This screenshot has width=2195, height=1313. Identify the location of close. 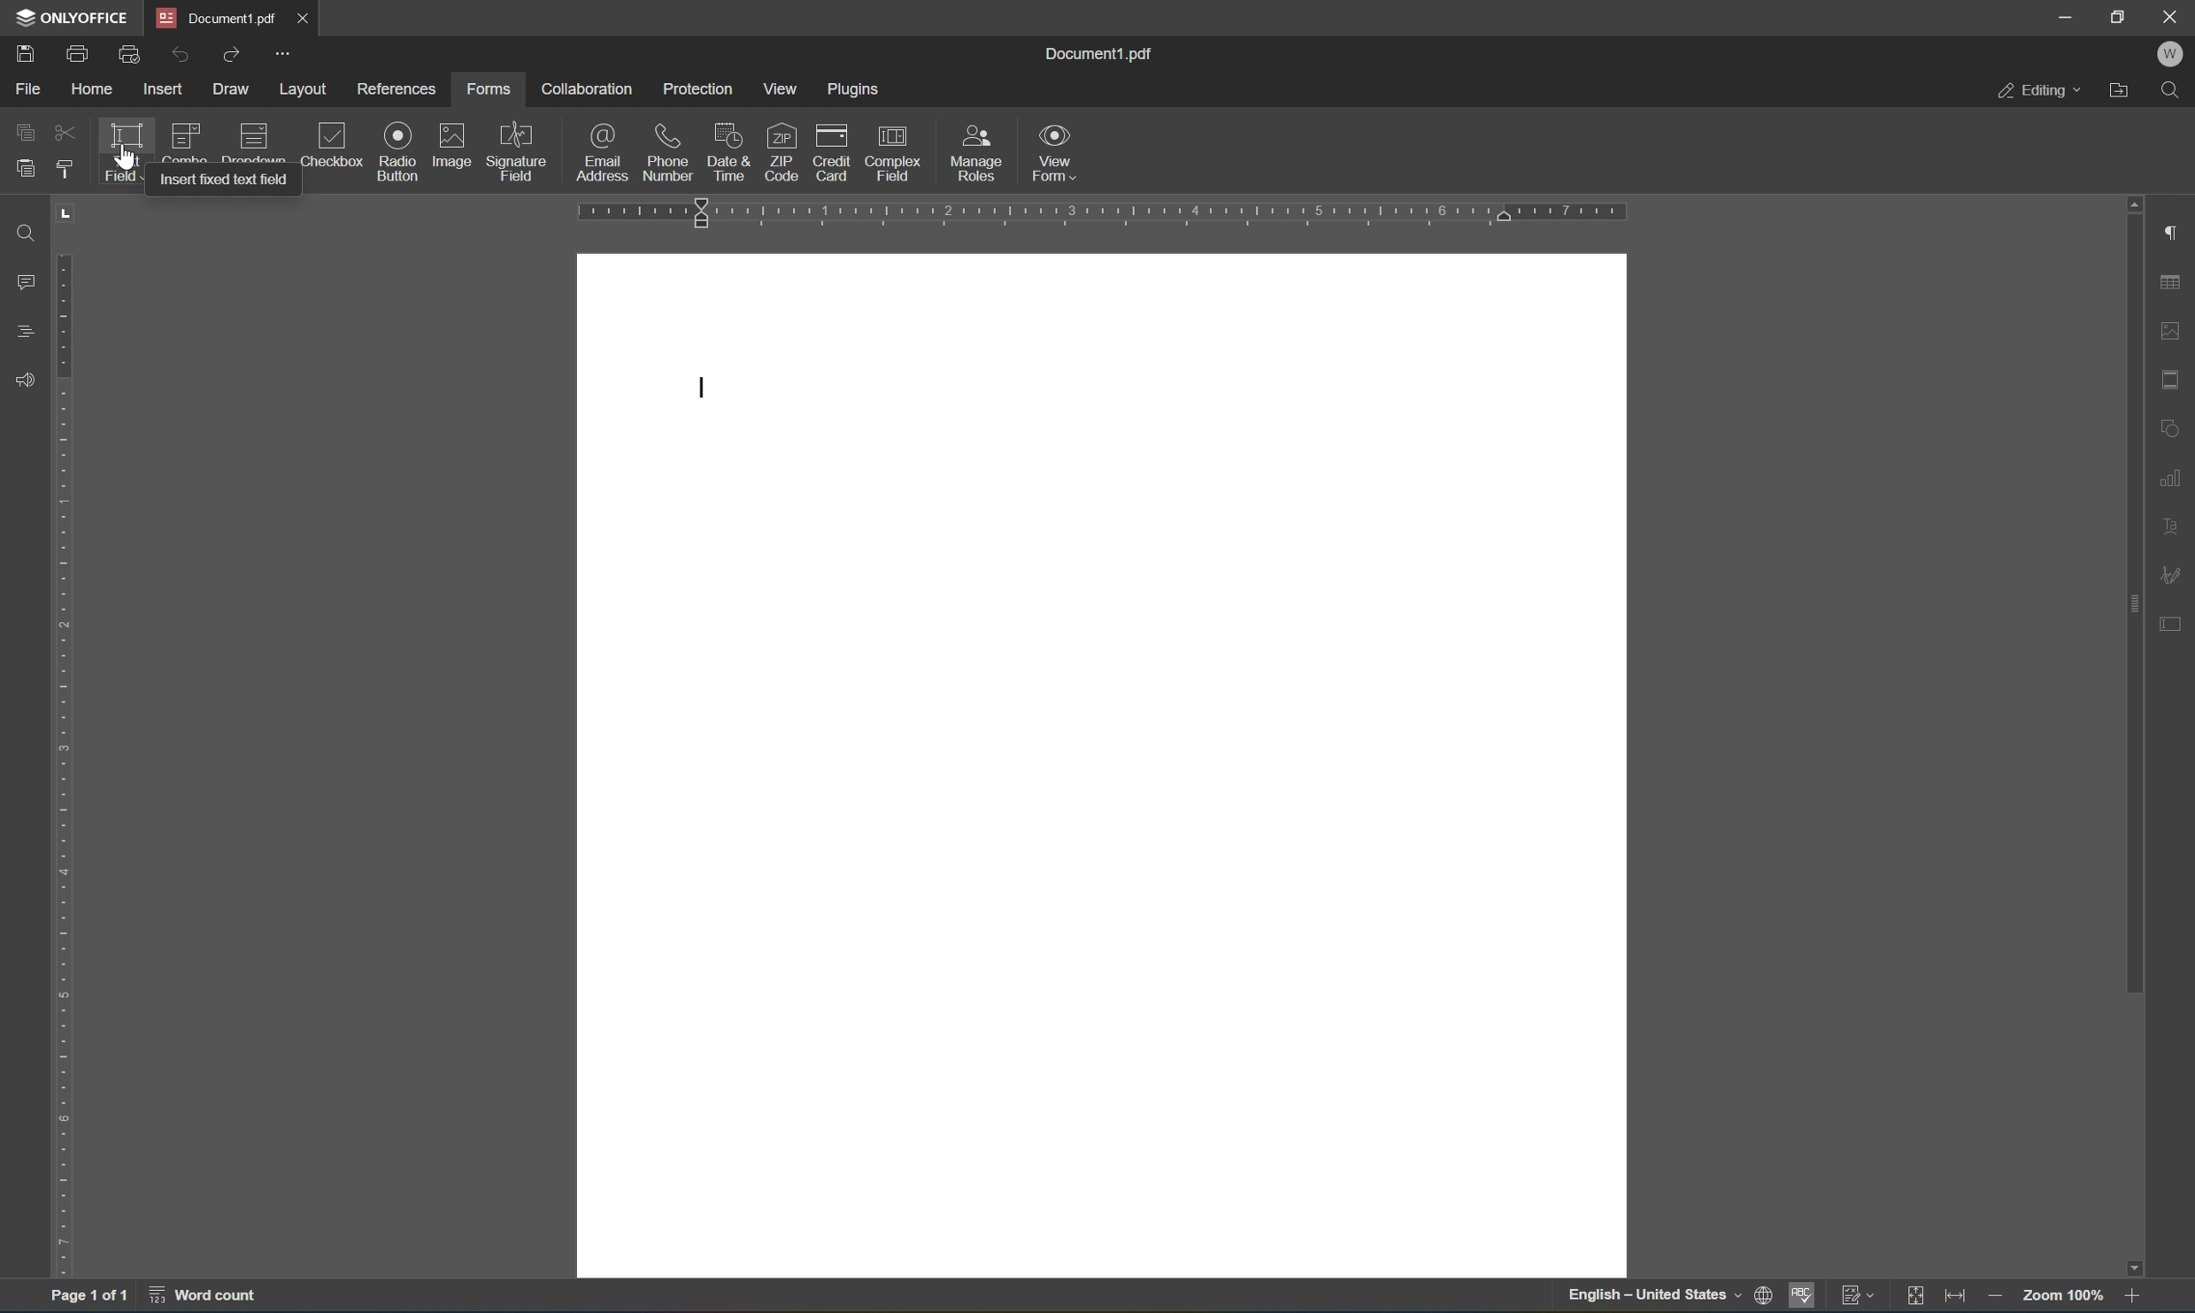
(2172, 14).